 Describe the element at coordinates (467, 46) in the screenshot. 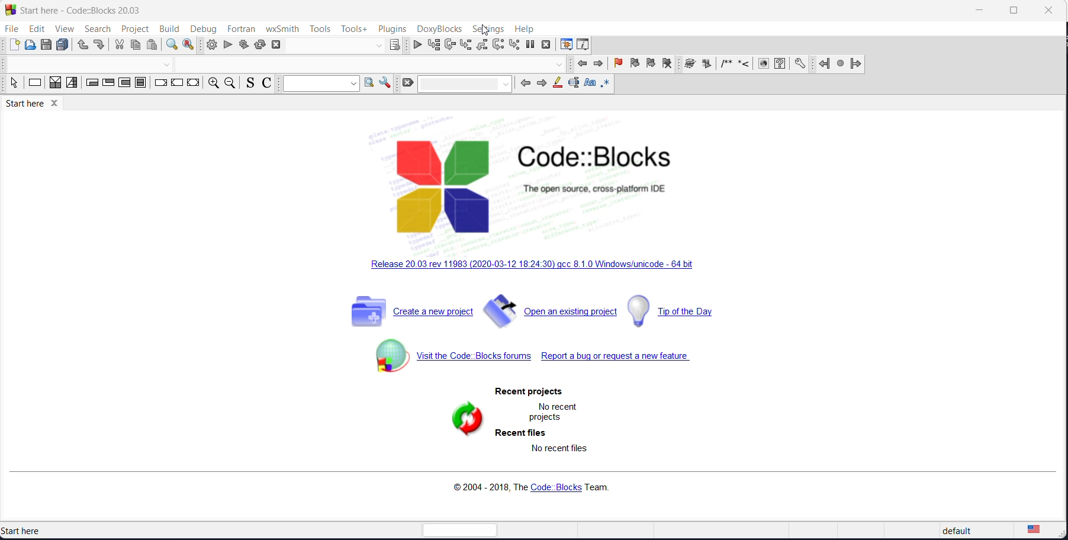

I see `step into` at that location.